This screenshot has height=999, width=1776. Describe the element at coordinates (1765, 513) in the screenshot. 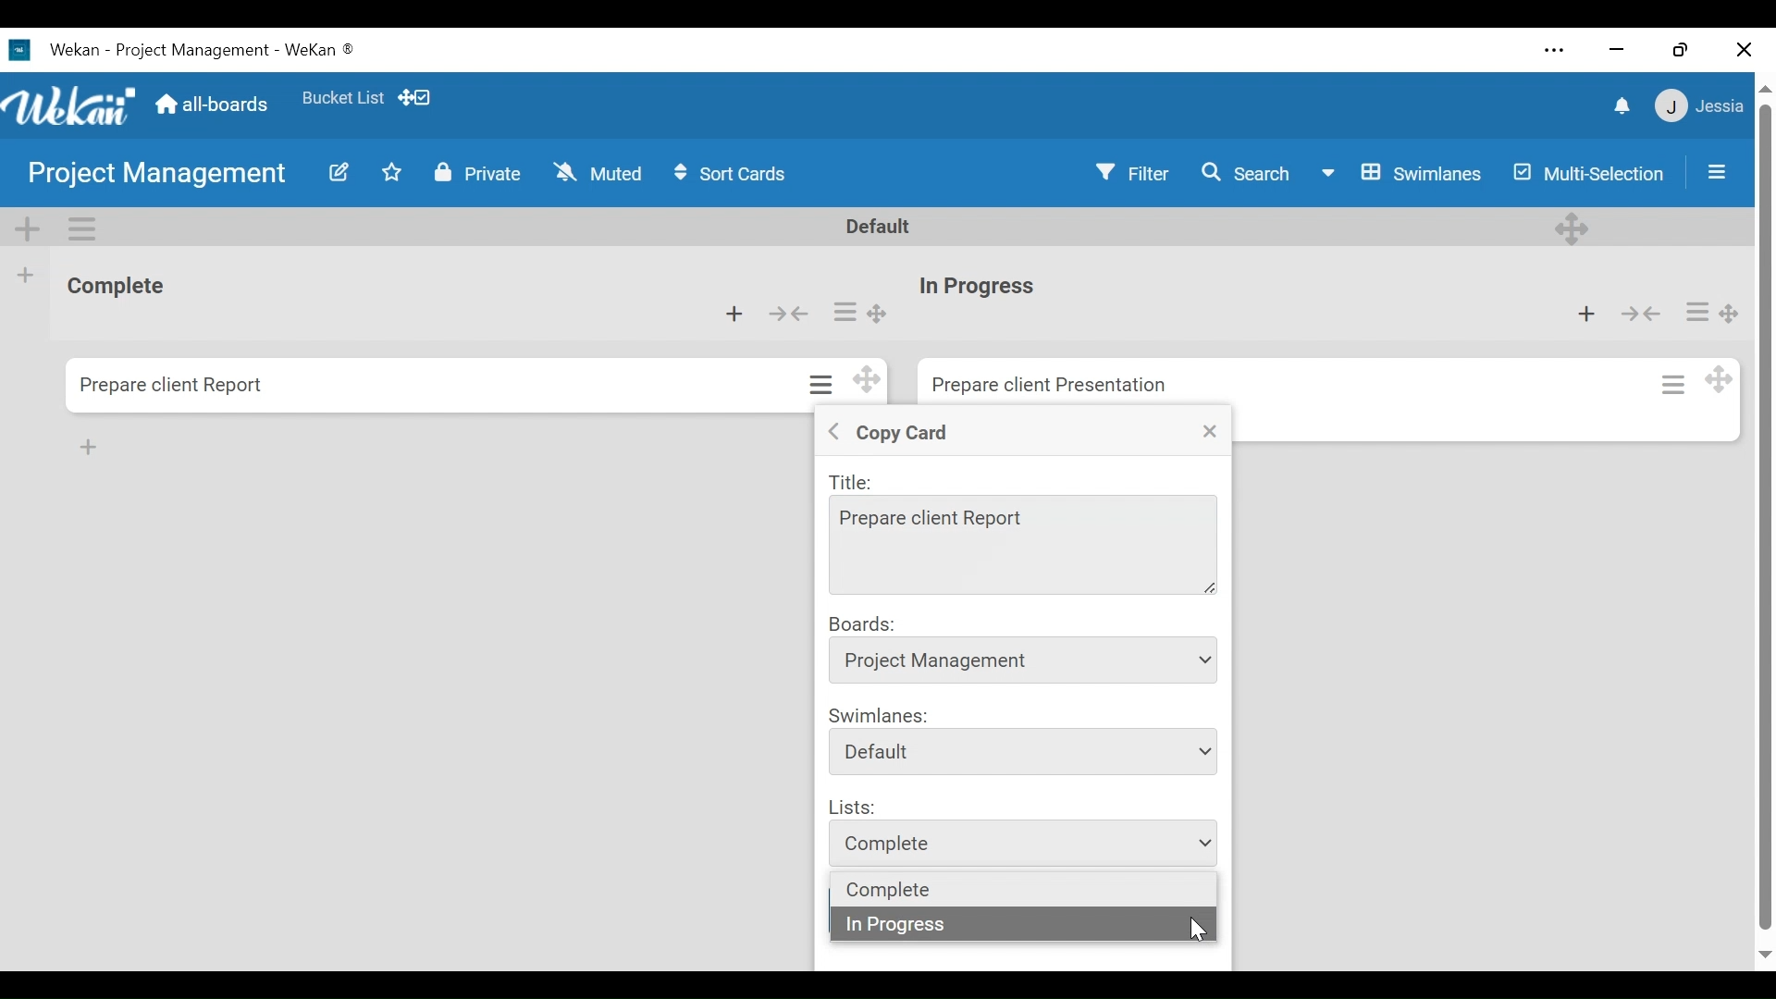

I see `vertical scroll bar` at that location.